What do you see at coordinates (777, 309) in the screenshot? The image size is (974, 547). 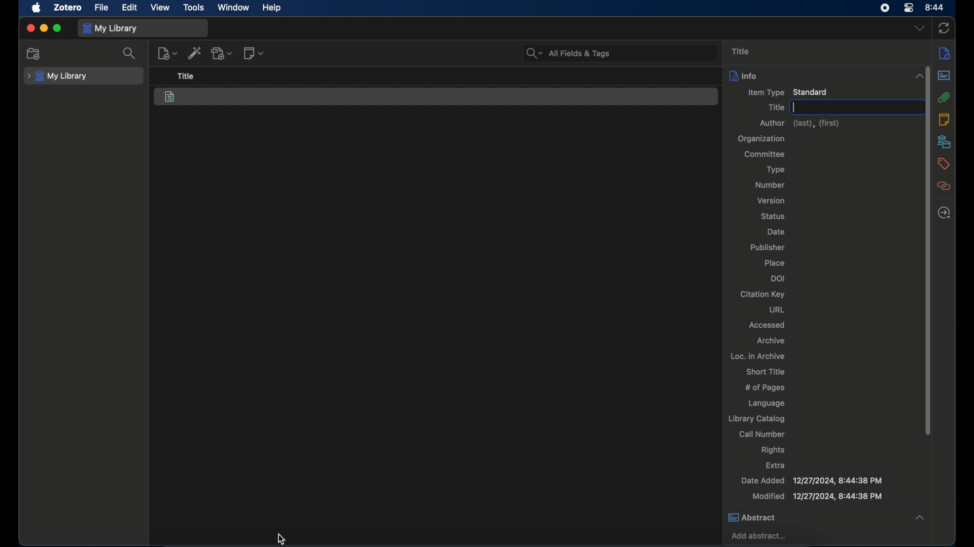 I see `url` at bounding box center [777, 309].